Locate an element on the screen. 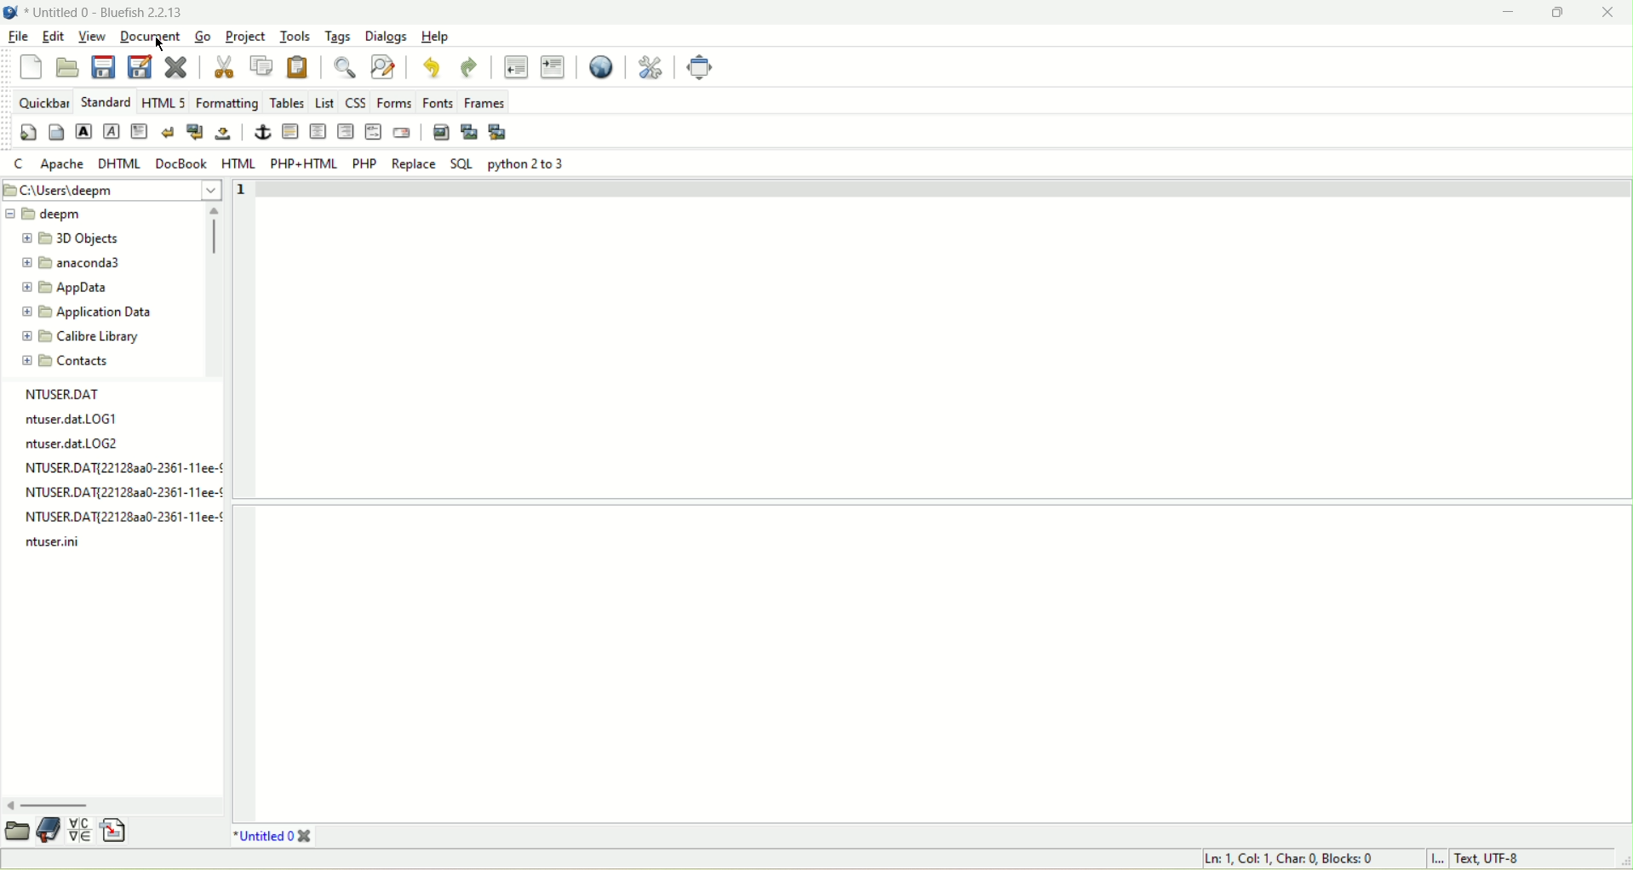 This screenshot has width=1633, height=870. DHTML is located at coordinates (119, 164).